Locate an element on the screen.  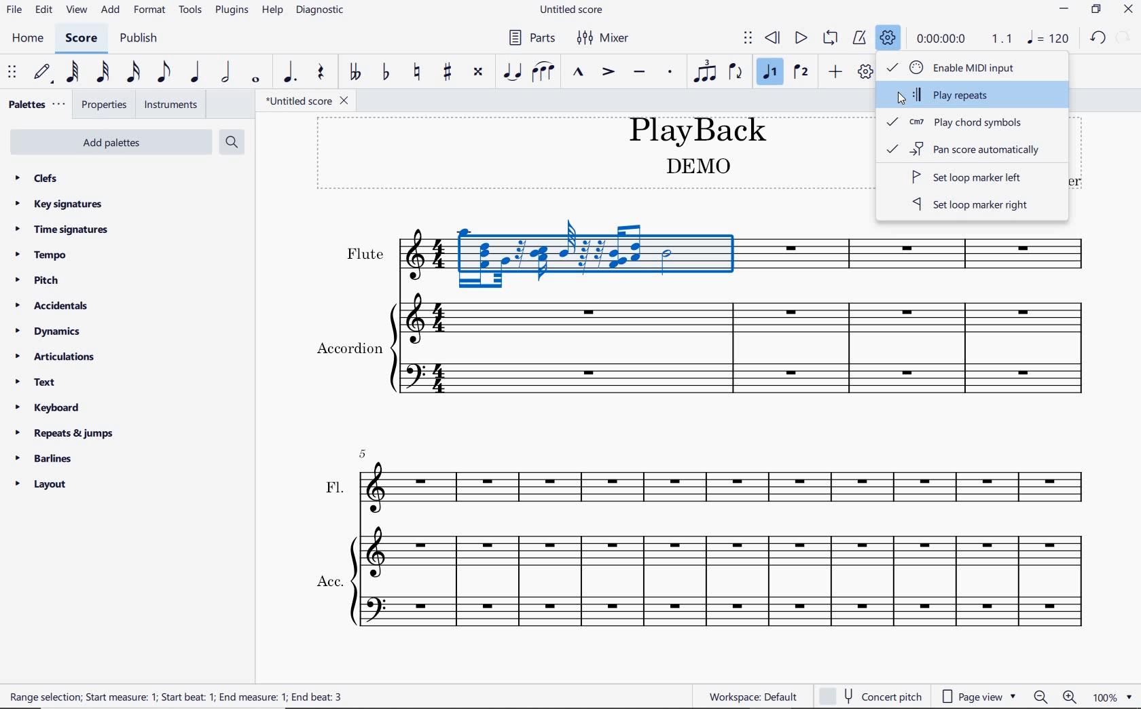
toggle double-sharp is located at coordinates (478, 72).